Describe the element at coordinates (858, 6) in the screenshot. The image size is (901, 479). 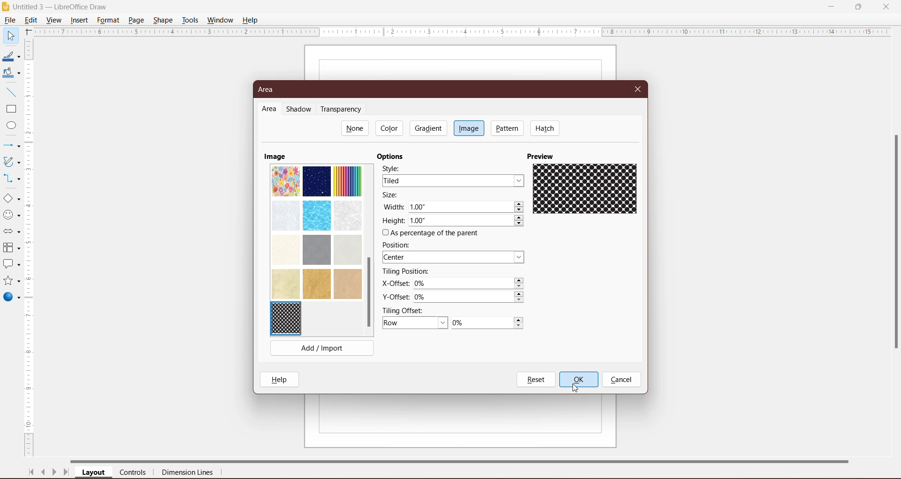
I see `Restore Down` at that location.